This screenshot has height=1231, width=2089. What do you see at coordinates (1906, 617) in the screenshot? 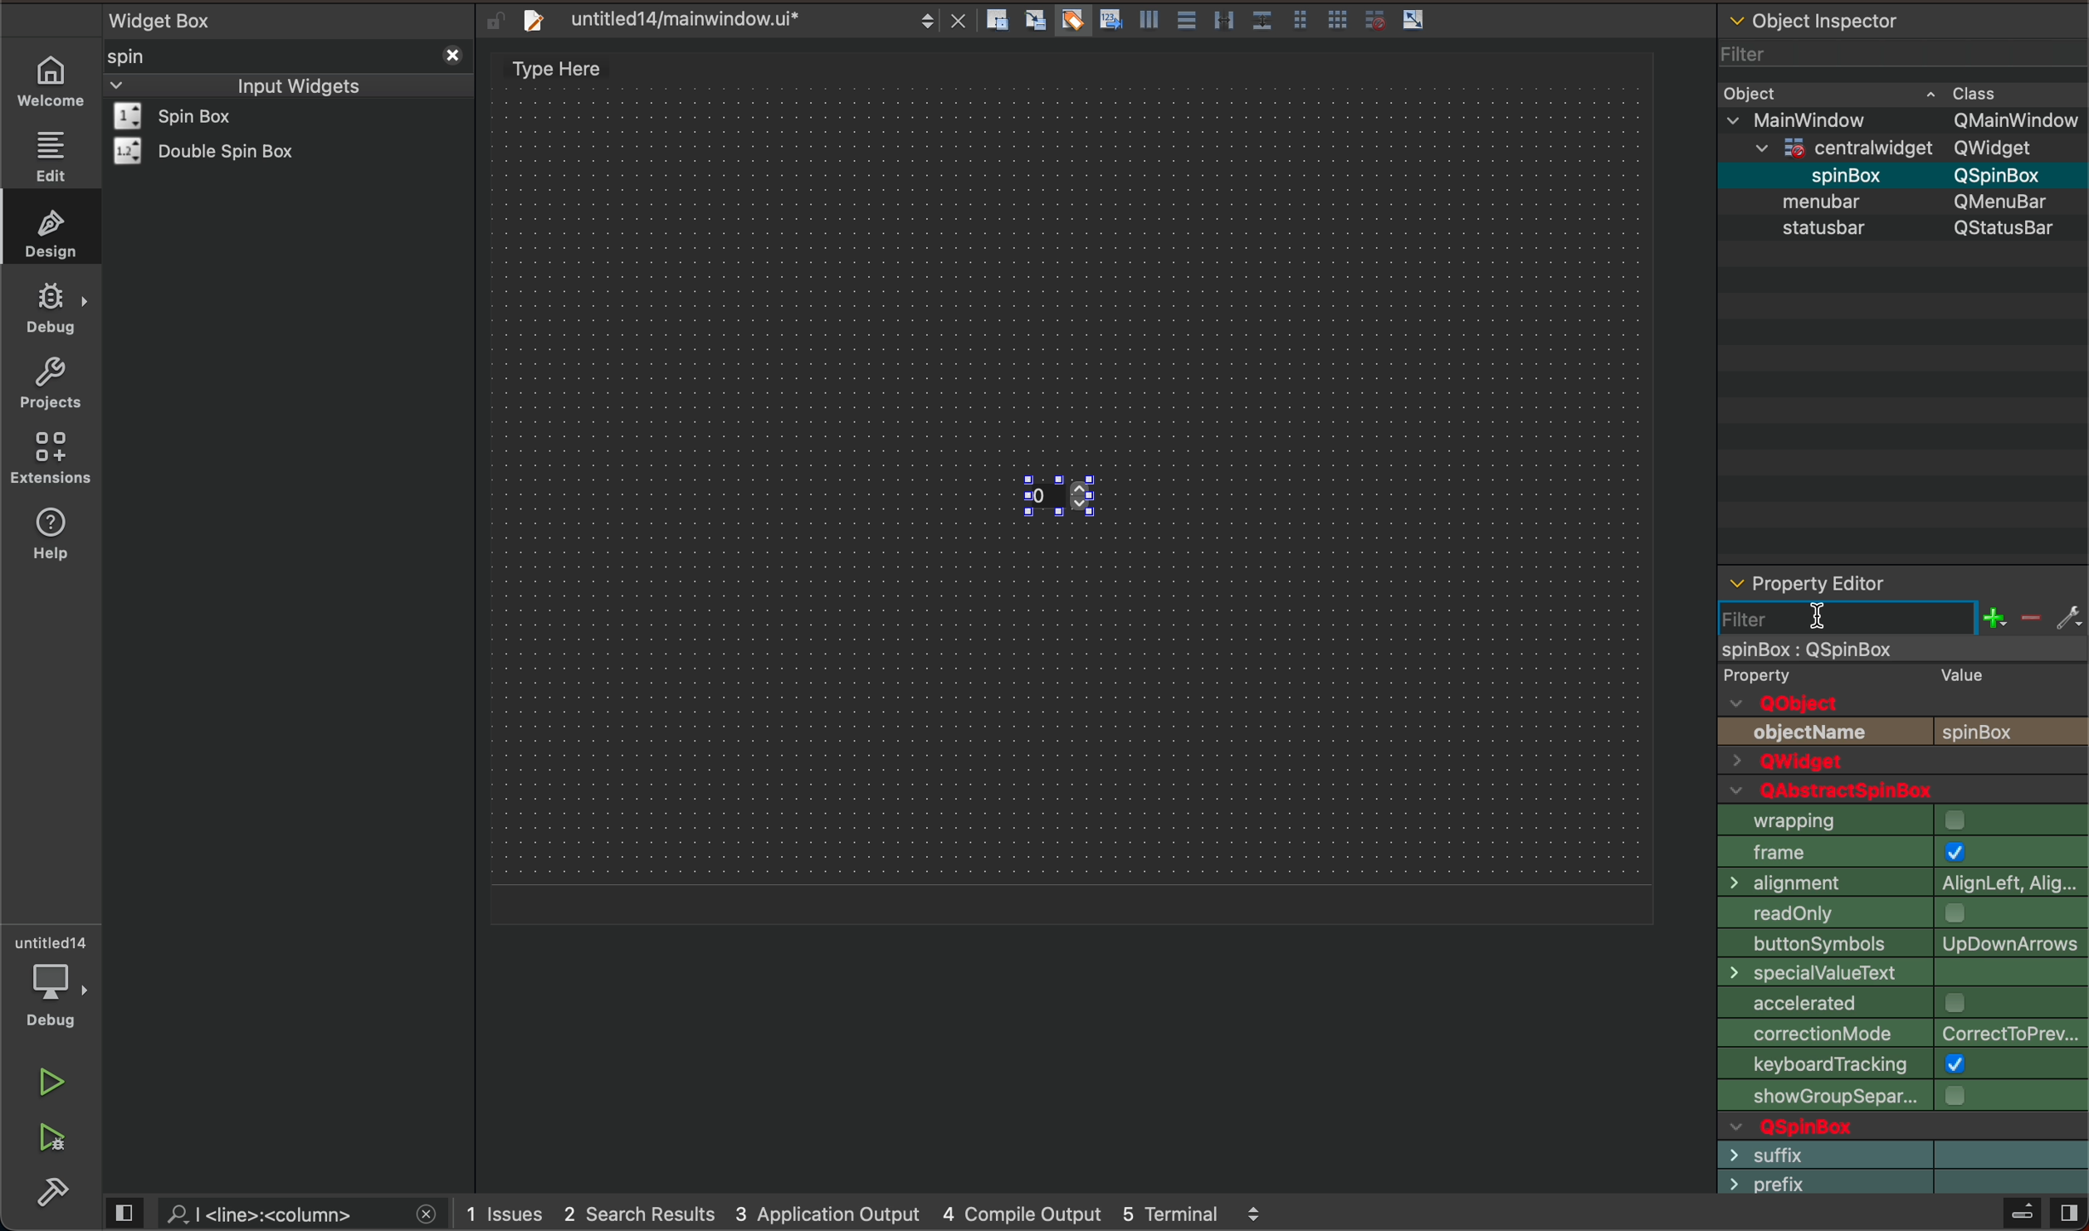
I see `before typing` at bounding box center [1906, 617].